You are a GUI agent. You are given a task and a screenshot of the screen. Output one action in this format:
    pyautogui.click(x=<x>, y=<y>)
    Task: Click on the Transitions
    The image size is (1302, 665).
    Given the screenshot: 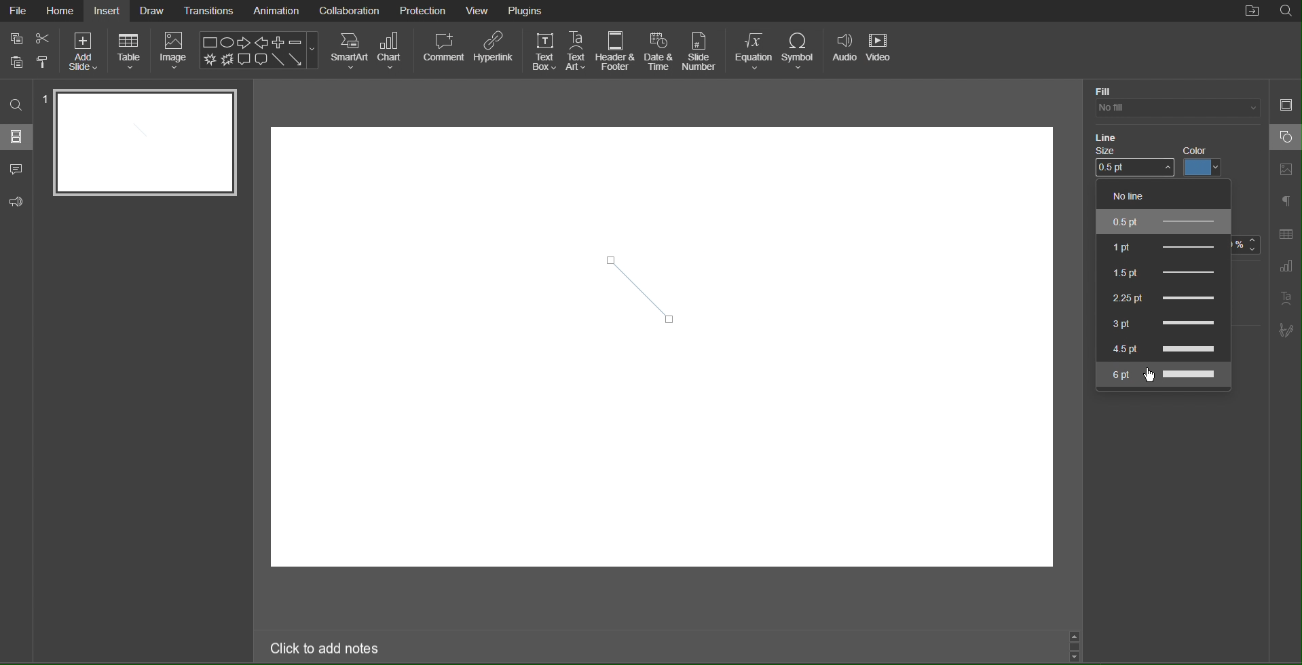 What is the action you would take?
    pyautogui.click(x=208, y=10)
    